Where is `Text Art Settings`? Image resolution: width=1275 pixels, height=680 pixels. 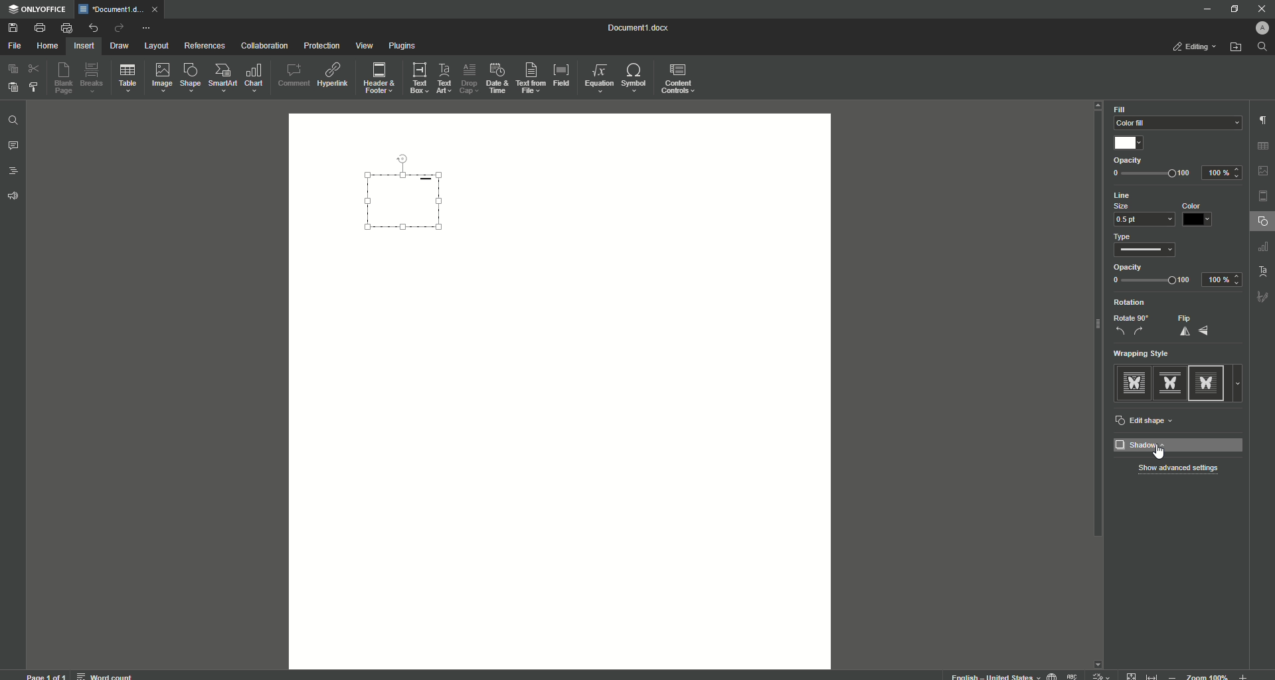
Text Art Settings is located at coordinates (1261, 270).